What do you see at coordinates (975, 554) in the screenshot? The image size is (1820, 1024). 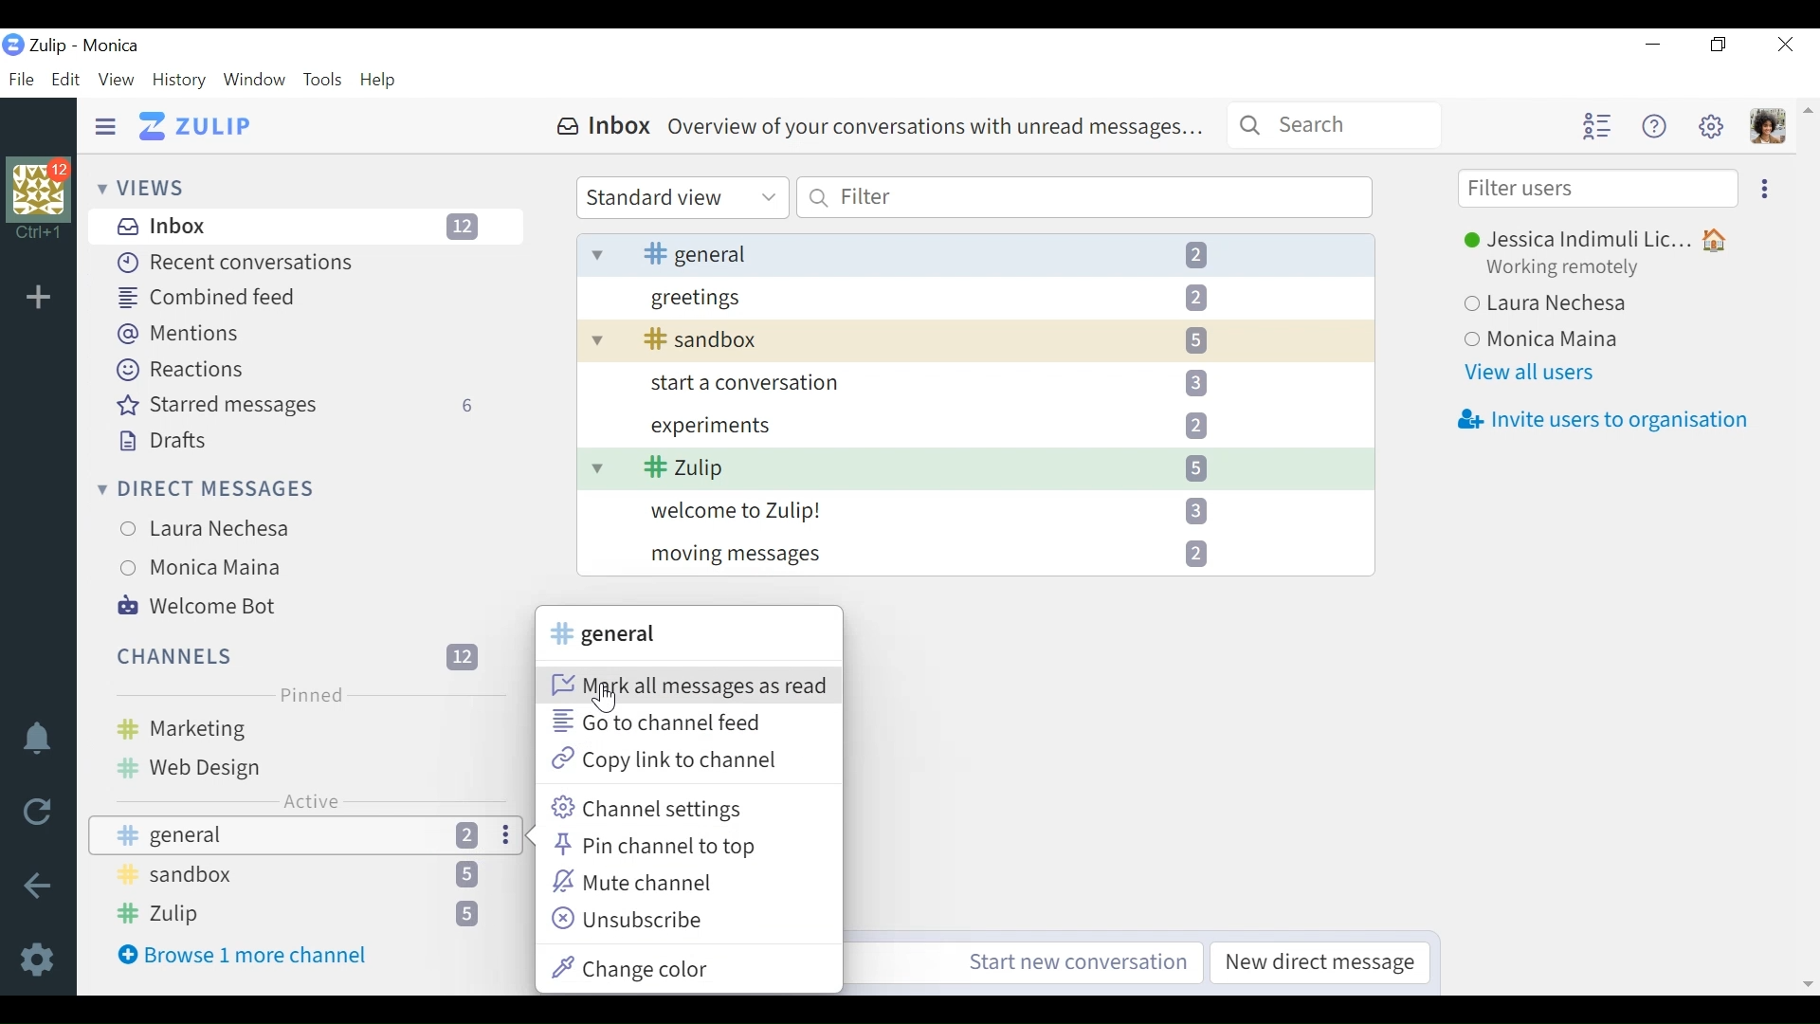 I see `Moving messages 2` at bounding box center [975, 554].